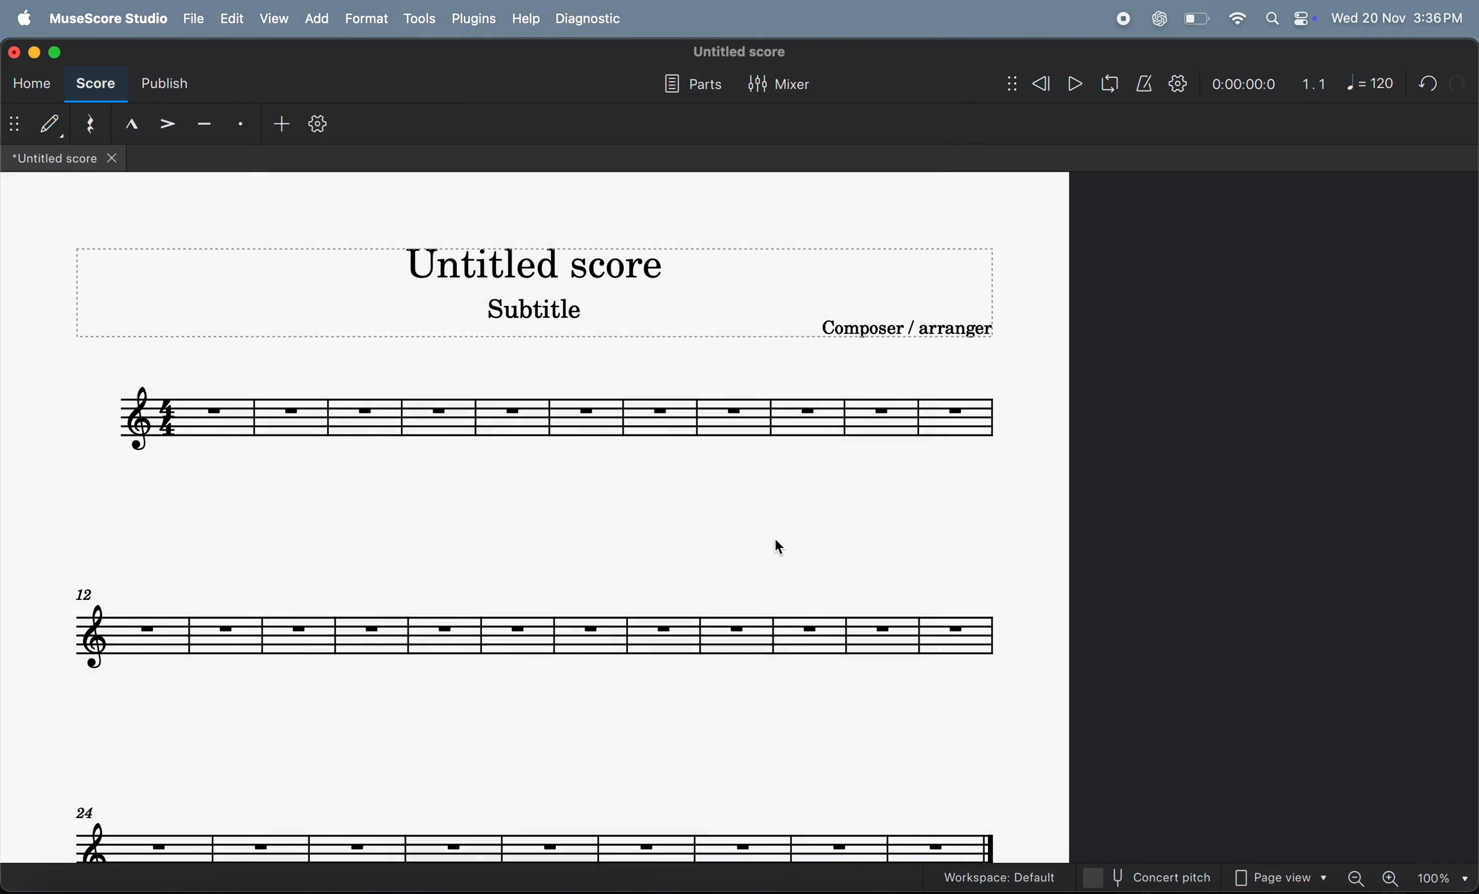 Image resolution: width=1479 pixels, height=894 pixels. I want to click on cursor, so click(794, 552).